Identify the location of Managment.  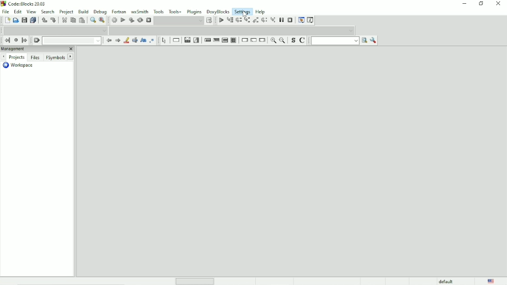
(26, 49).